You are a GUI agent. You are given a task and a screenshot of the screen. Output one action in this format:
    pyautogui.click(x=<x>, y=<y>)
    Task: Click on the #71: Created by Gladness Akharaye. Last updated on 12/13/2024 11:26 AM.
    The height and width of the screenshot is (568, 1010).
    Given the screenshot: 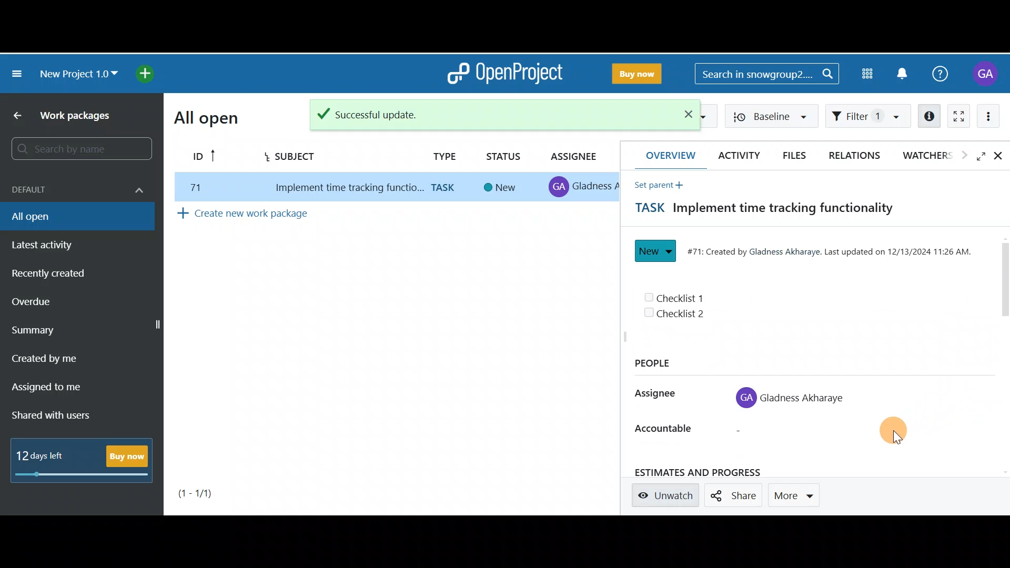 What is the action you would take?
    pyautogui.click(x=831, y=255)
    